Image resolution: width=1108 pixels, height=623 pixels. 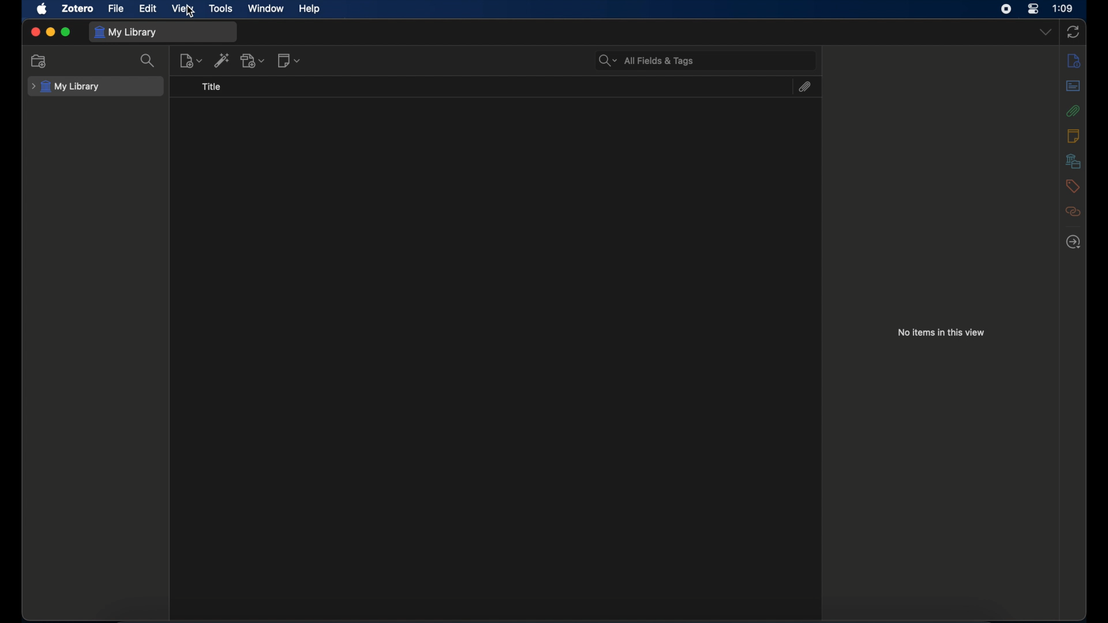 What do you see at coordinates (1033, 9) in the screenshot?
I see `control center` at bounding box center [1033, 9].